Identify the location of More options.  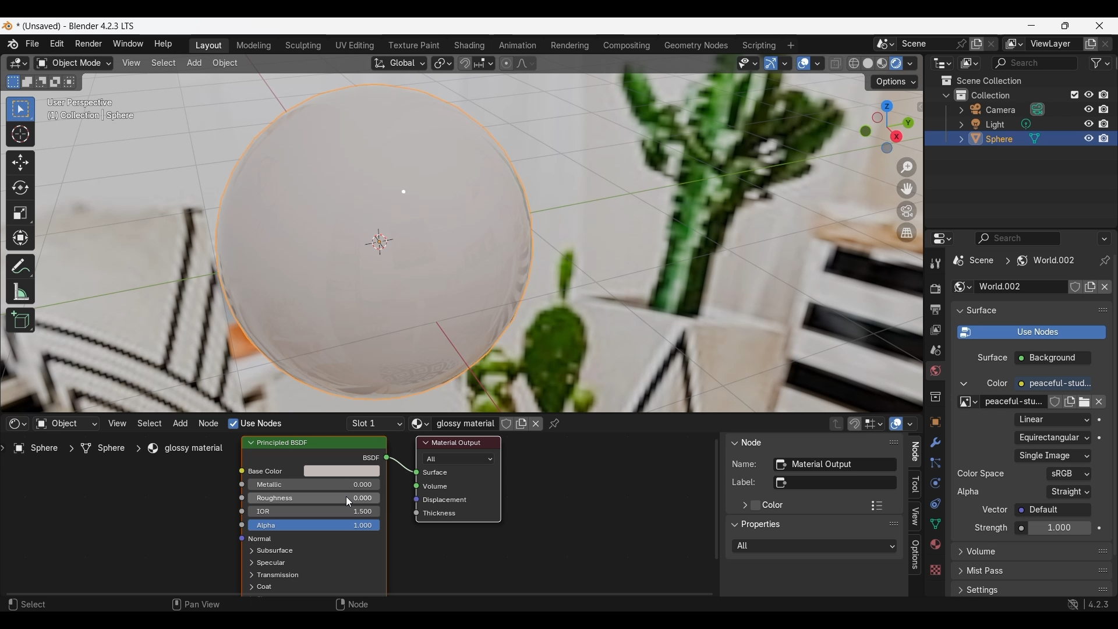
(1104, 239).